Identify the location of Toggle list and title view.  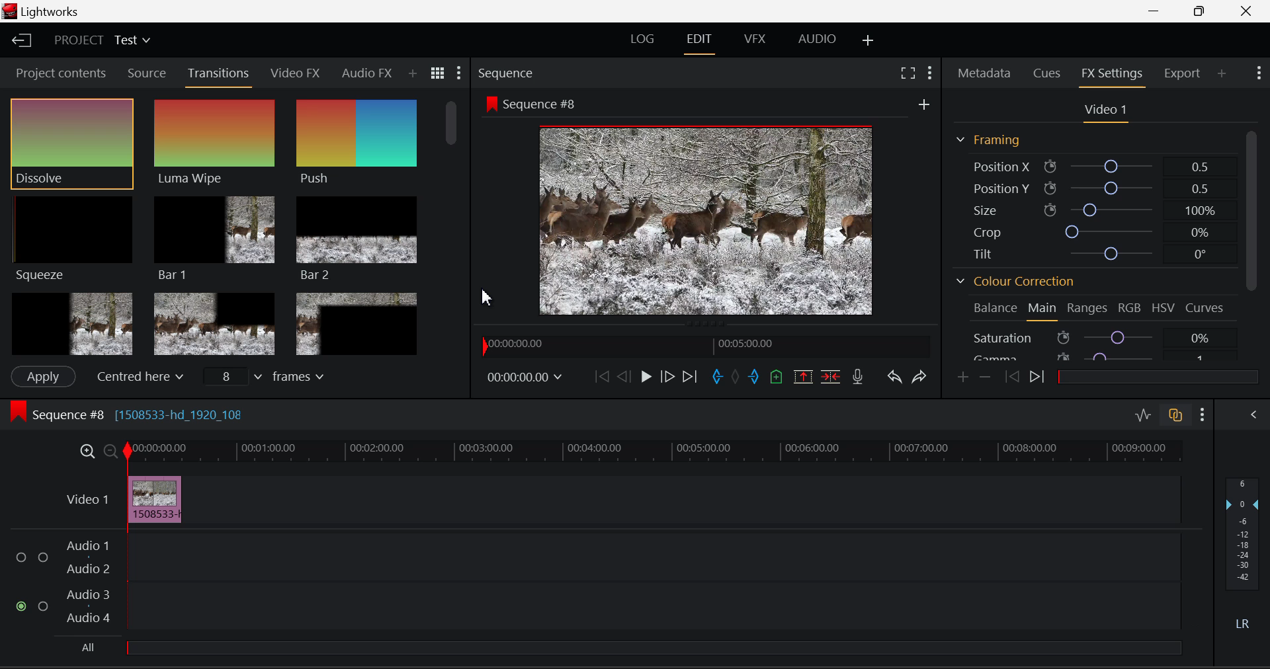
(437, 72).